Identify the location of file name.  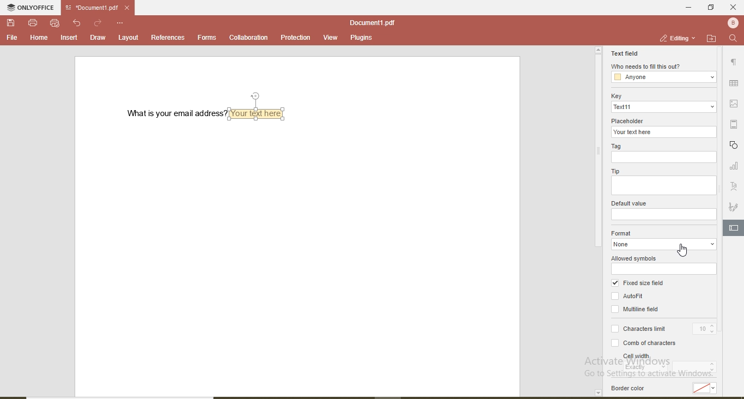
(372, 22).